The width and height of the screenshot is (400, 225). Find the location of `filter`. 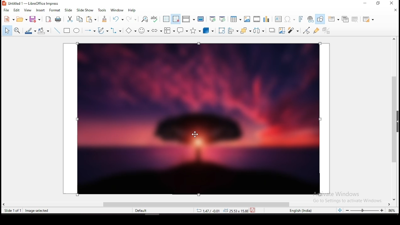

filter is located at coordinates (293, 30).